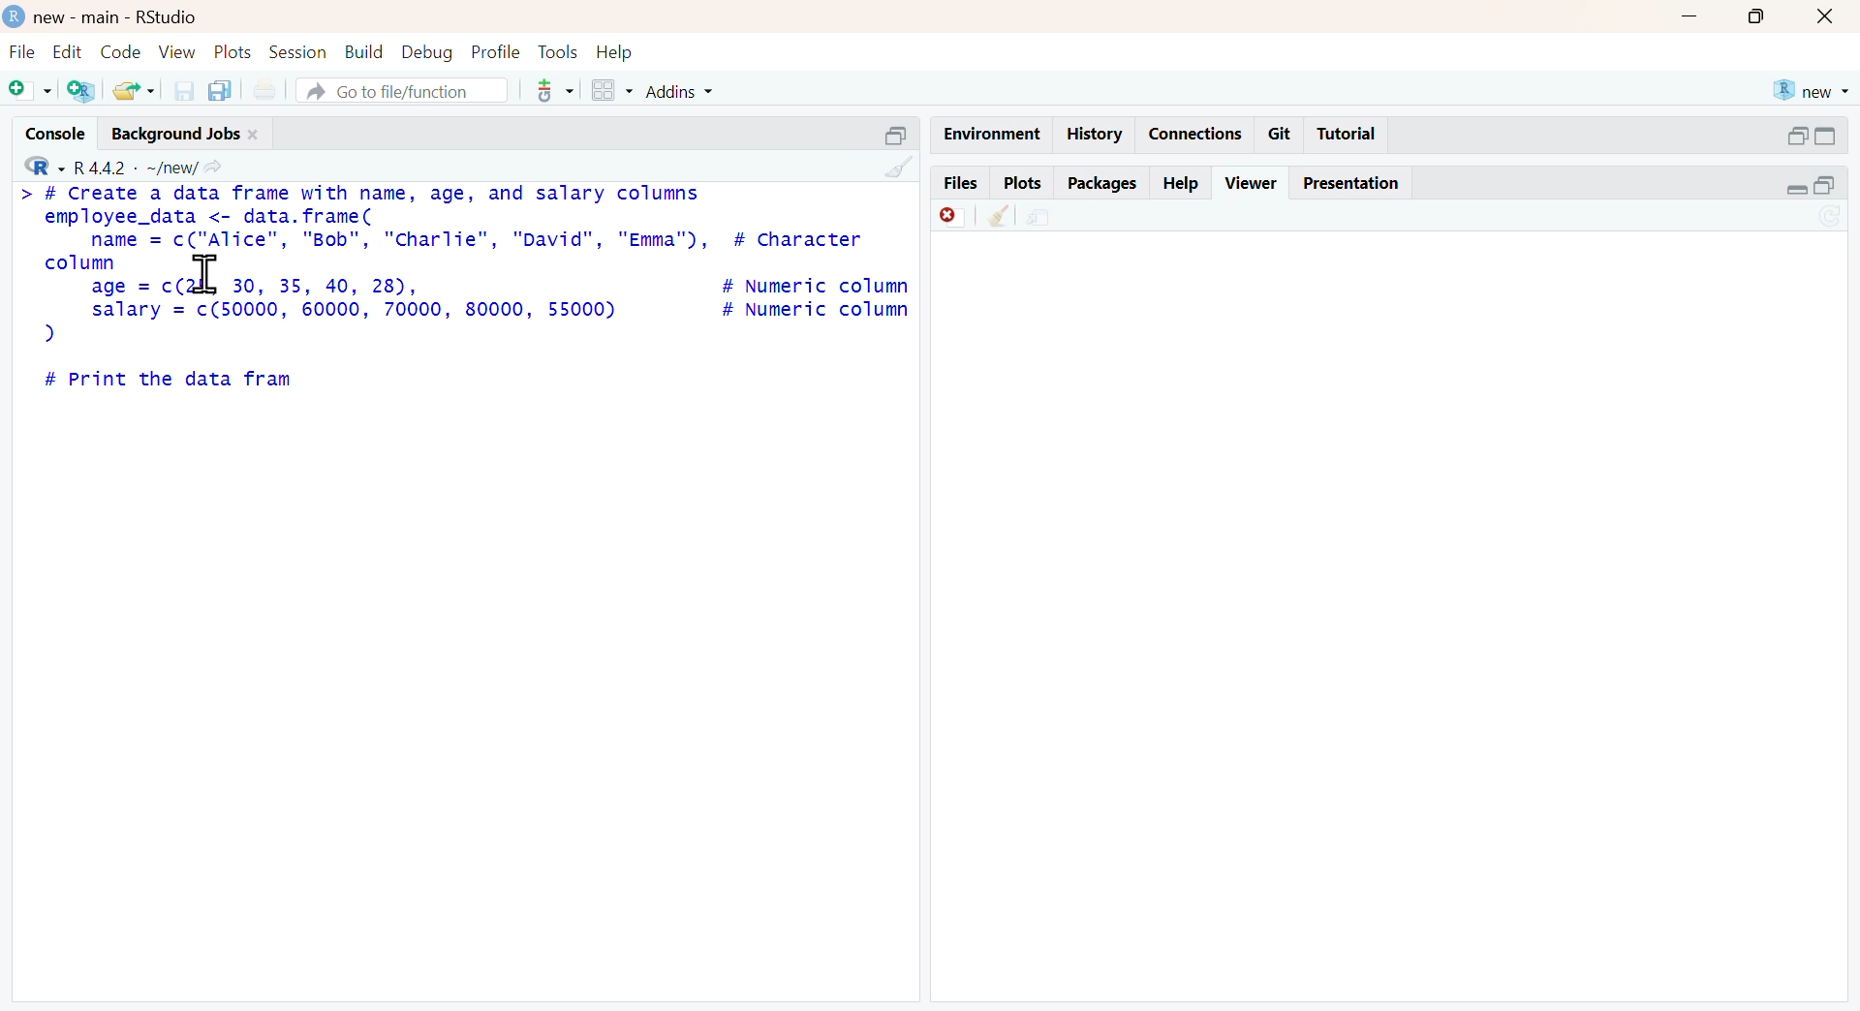 Image resolution: width=1860 pixels, height=1011 pixels. What do you see at coordinates (891, 166) in the screenshot?
I see `Clear console` at bounding box center [891, 166].